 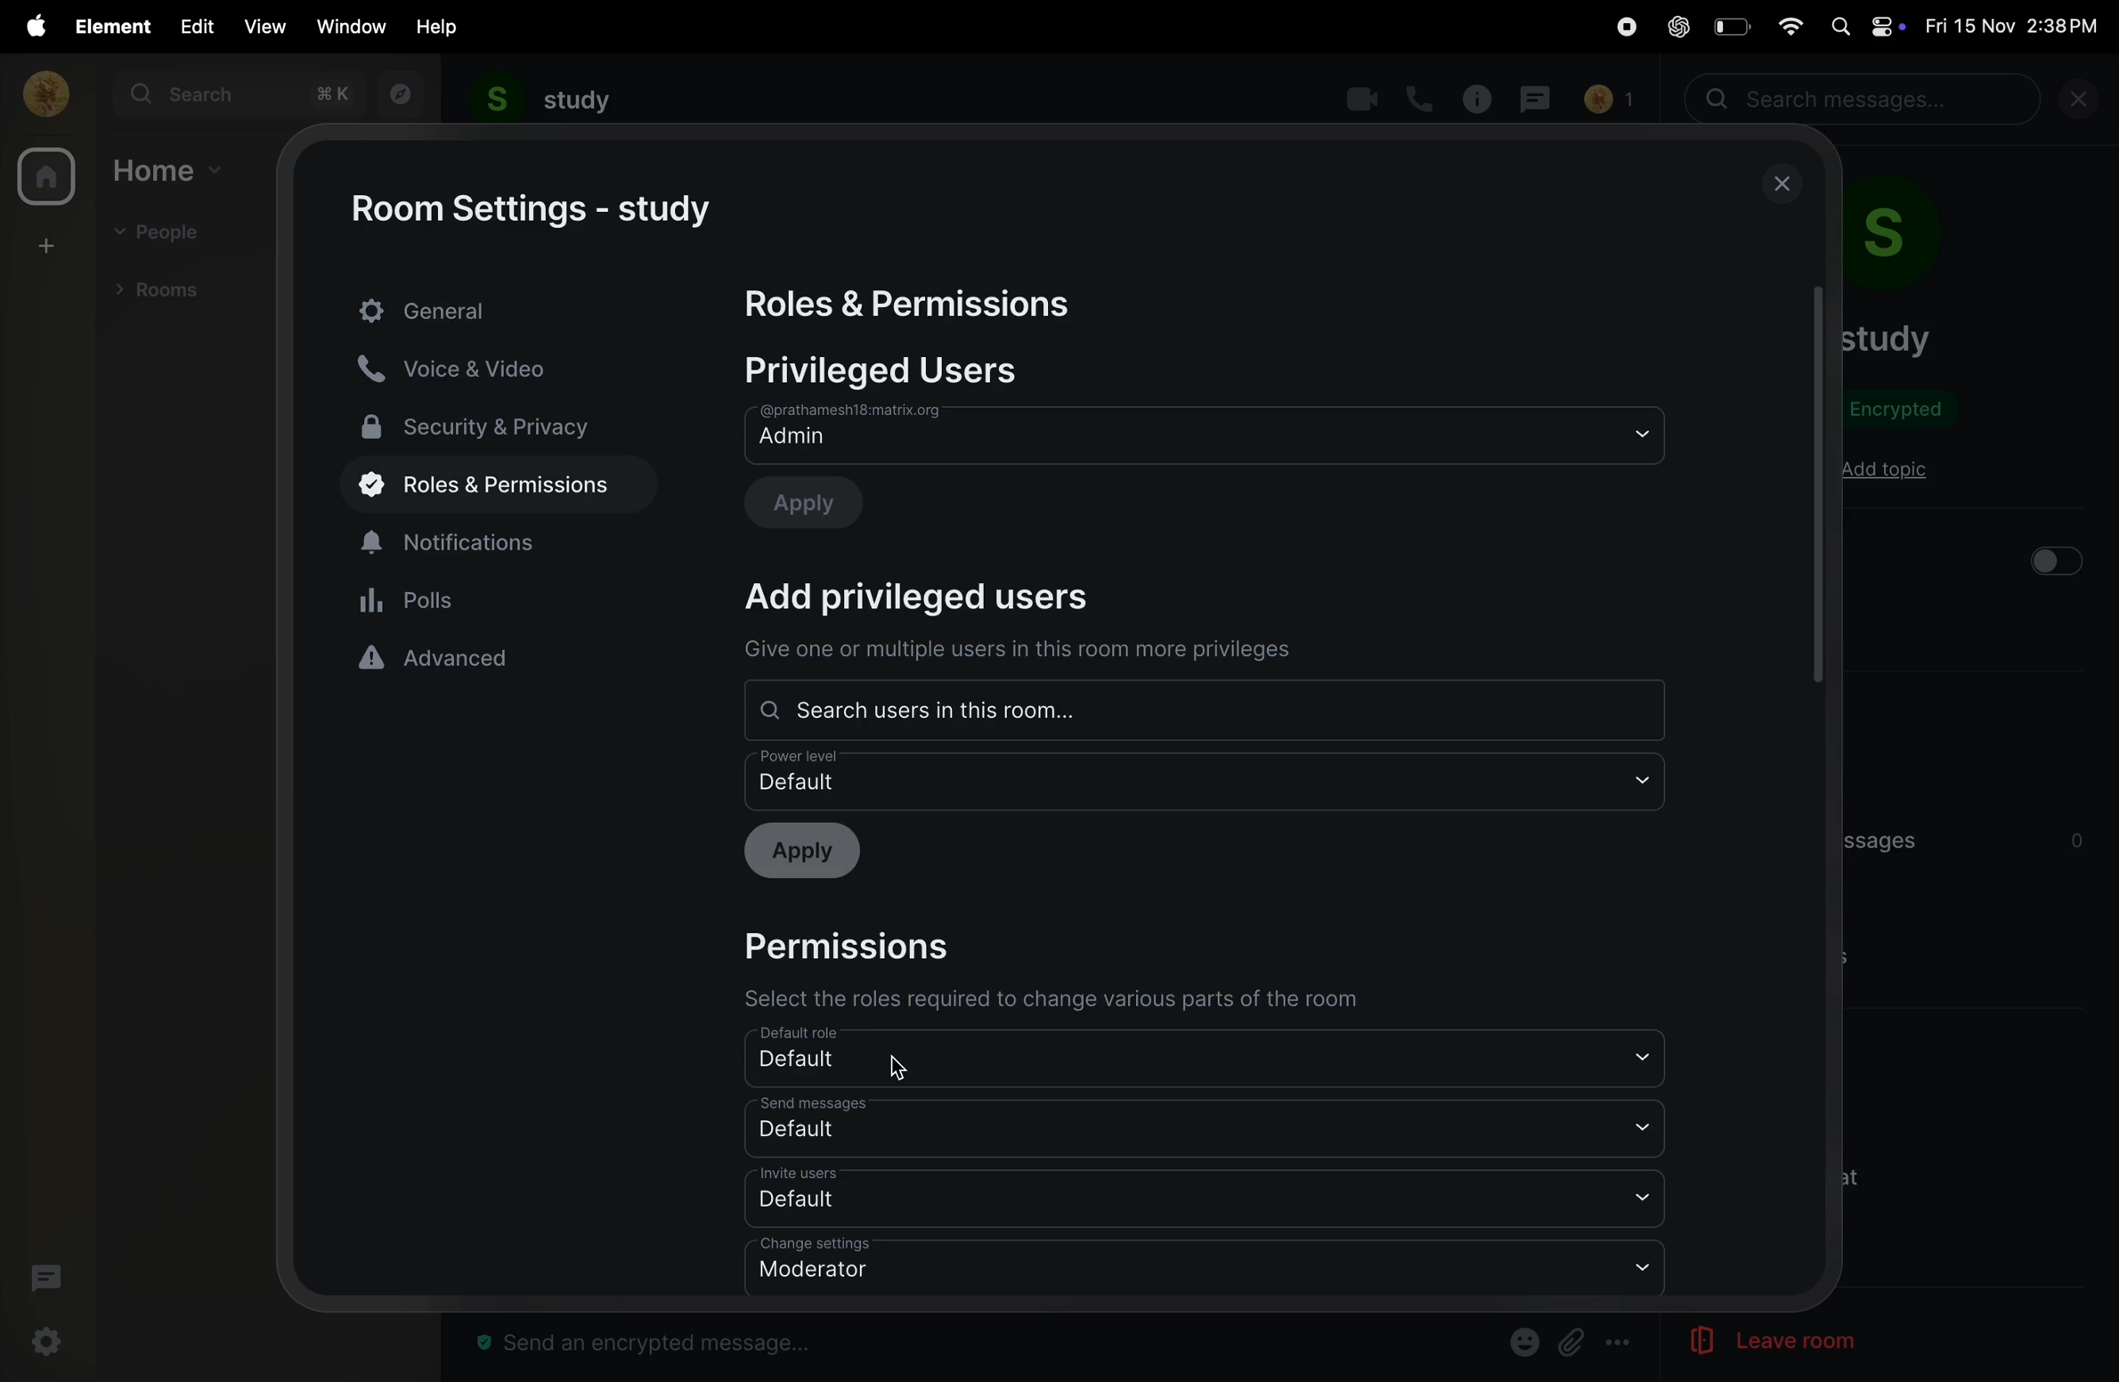 What do you see at coordinates (1865, 25) in the screenshot?
I see `apple widgets` at bounding box center [1865, 25].